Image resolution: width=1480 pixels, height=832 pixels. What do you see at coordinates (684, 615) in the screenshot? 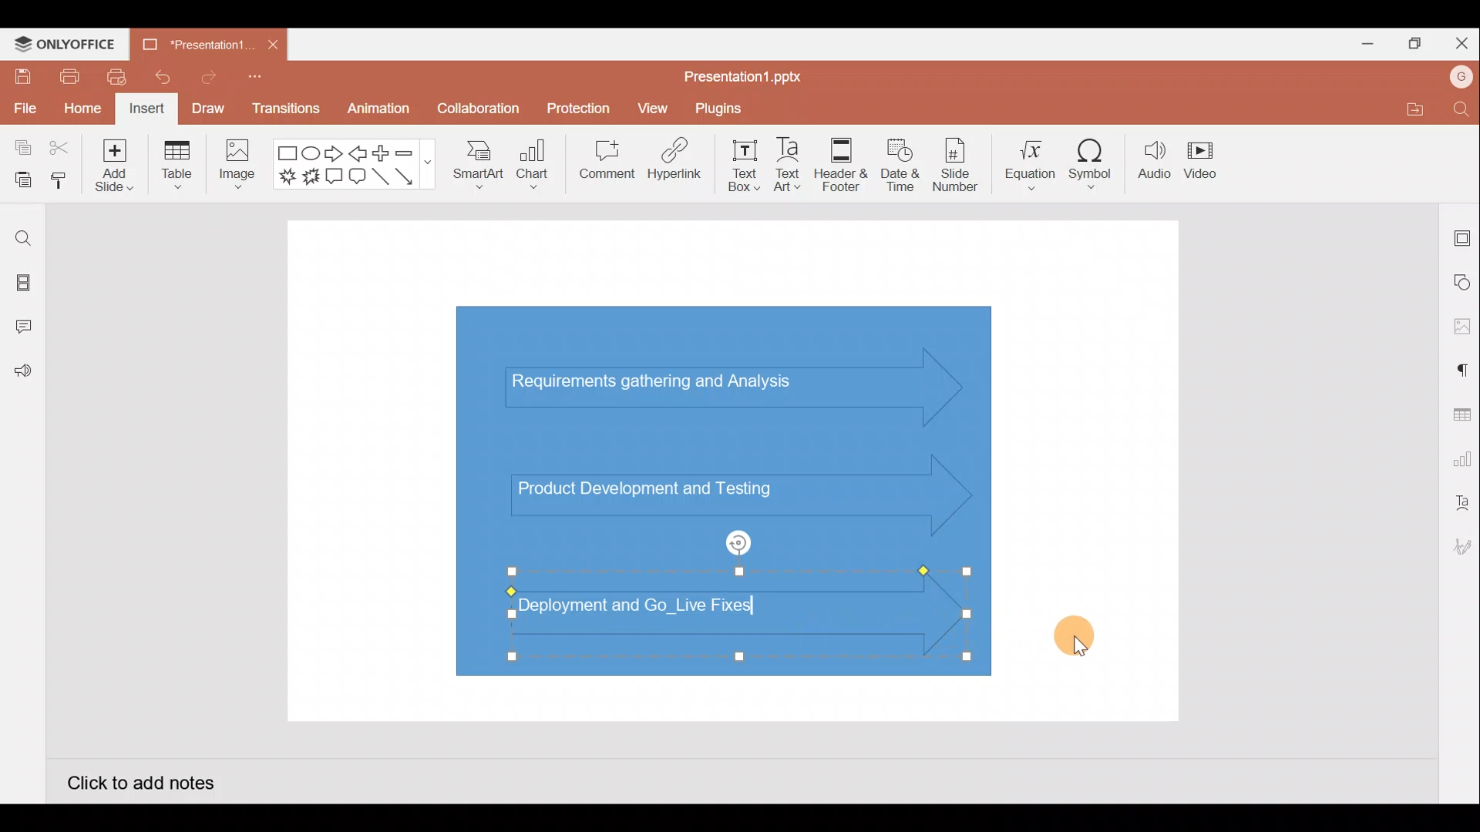
I see `Text (Deployment and Go_Live Fixes) on 3rd inserted arrow shape` at bounding box center [684, 615].